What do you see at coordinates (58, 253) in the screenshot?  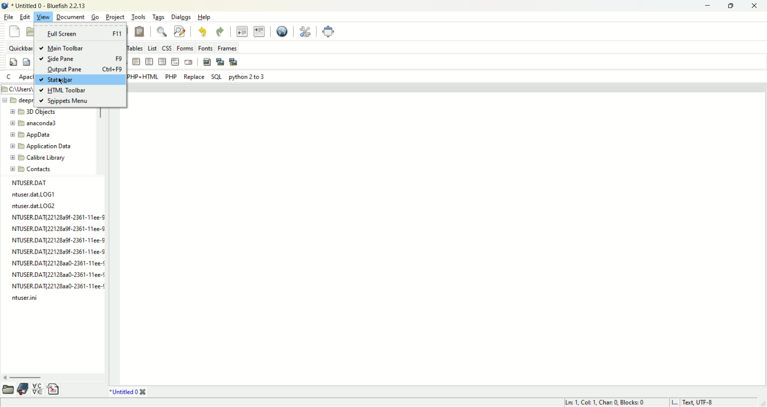 I see `NTUSER.DAT{22128a9f-2361-11ee-S` at bounding box center [58, 253].